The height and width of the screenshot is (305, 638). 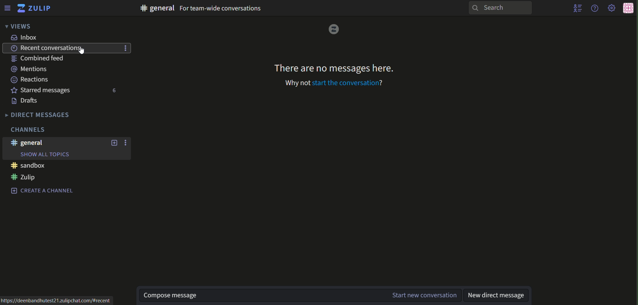 I want to click on user list, so click(x=578, y=8).